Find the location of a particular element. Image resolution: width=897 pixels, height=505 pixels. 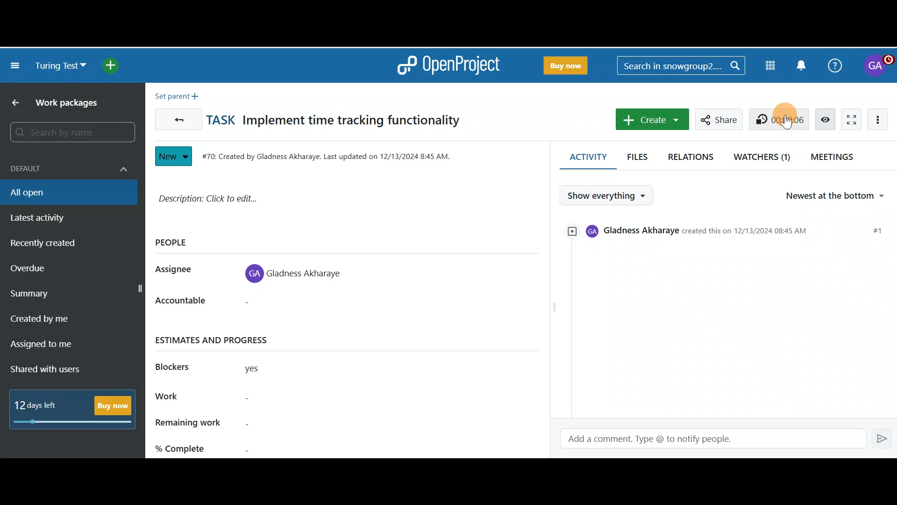

Activity is located at coordinates (582, 157).